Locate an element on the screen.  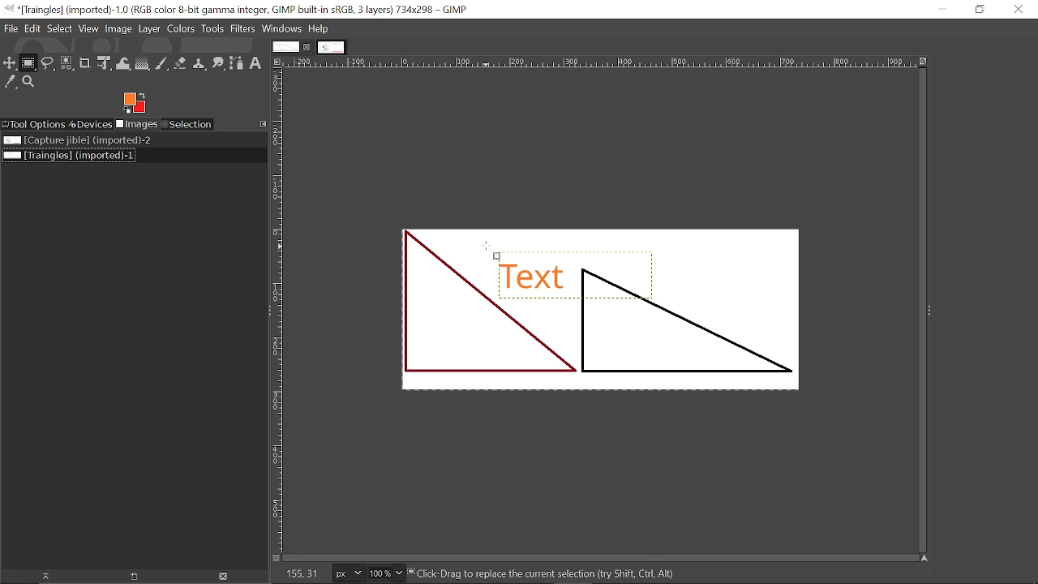
text tool is located at coordinates (256, 64).